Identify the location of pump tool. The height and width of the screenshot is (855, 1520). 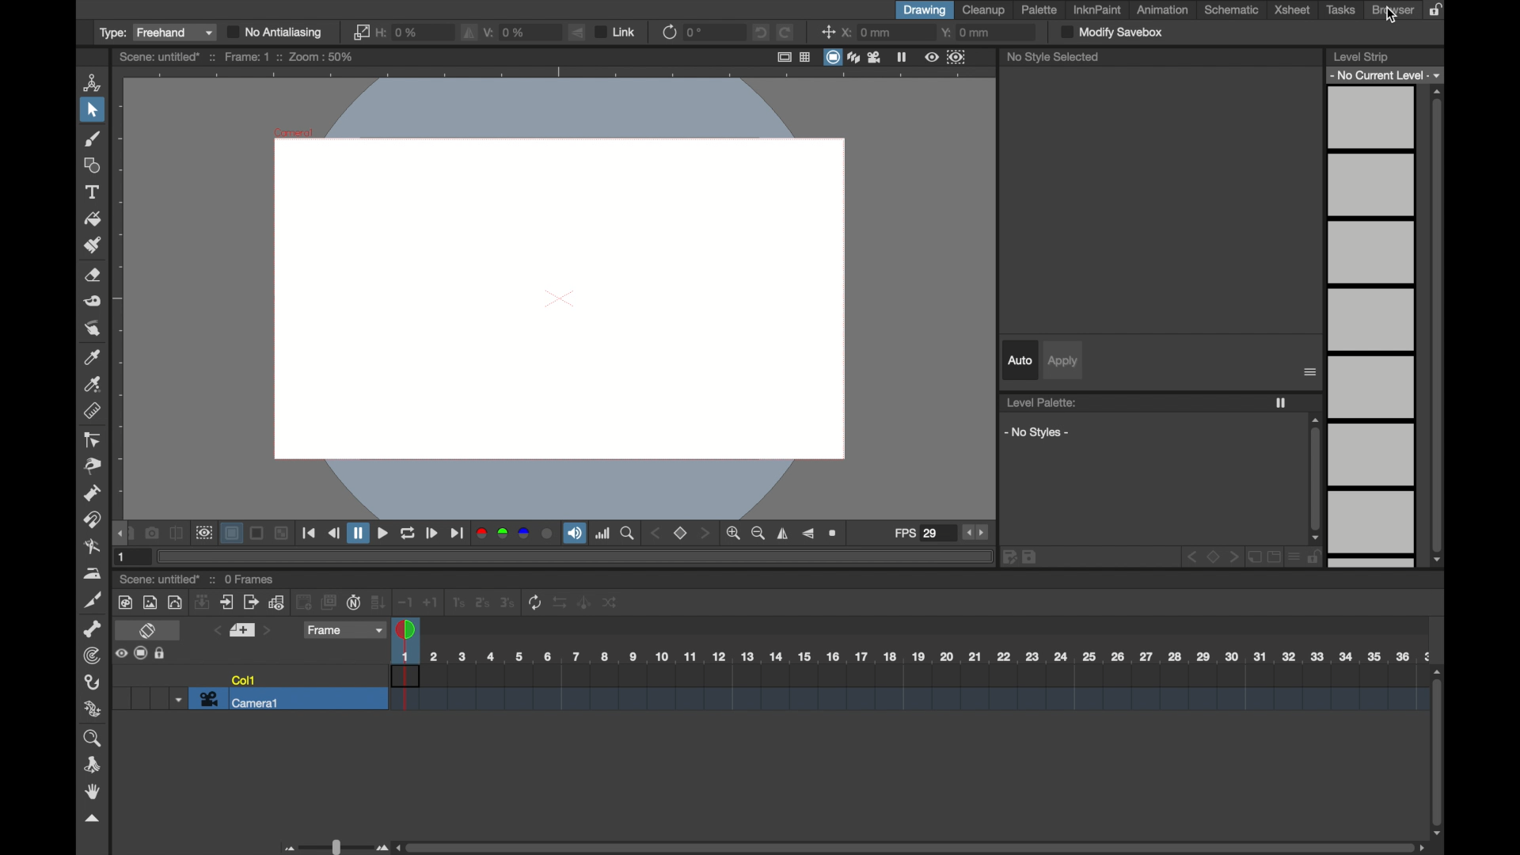
(93, 494).